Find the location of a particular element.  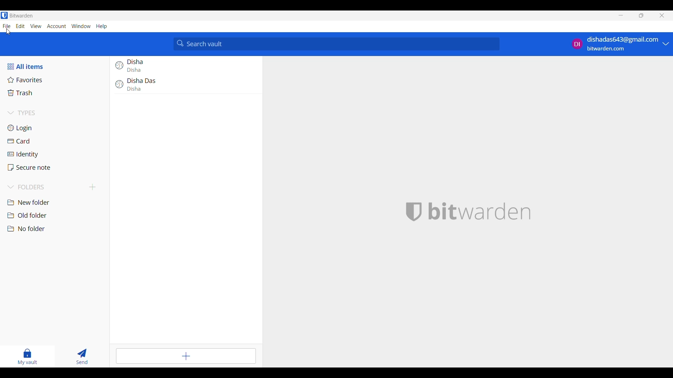

Add account is located at coordinates (666, 44).